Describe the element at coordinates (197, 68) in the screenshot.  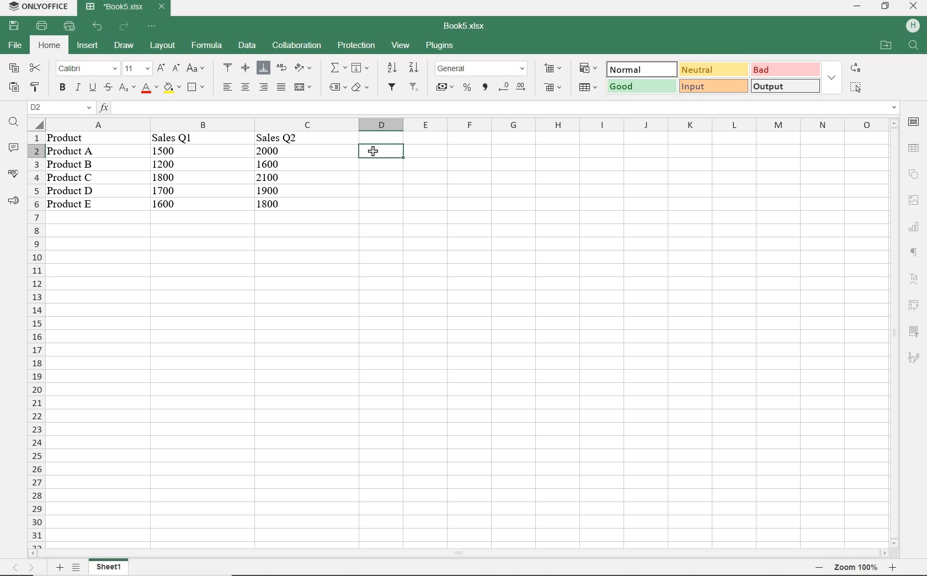
I see `change case` at that location.